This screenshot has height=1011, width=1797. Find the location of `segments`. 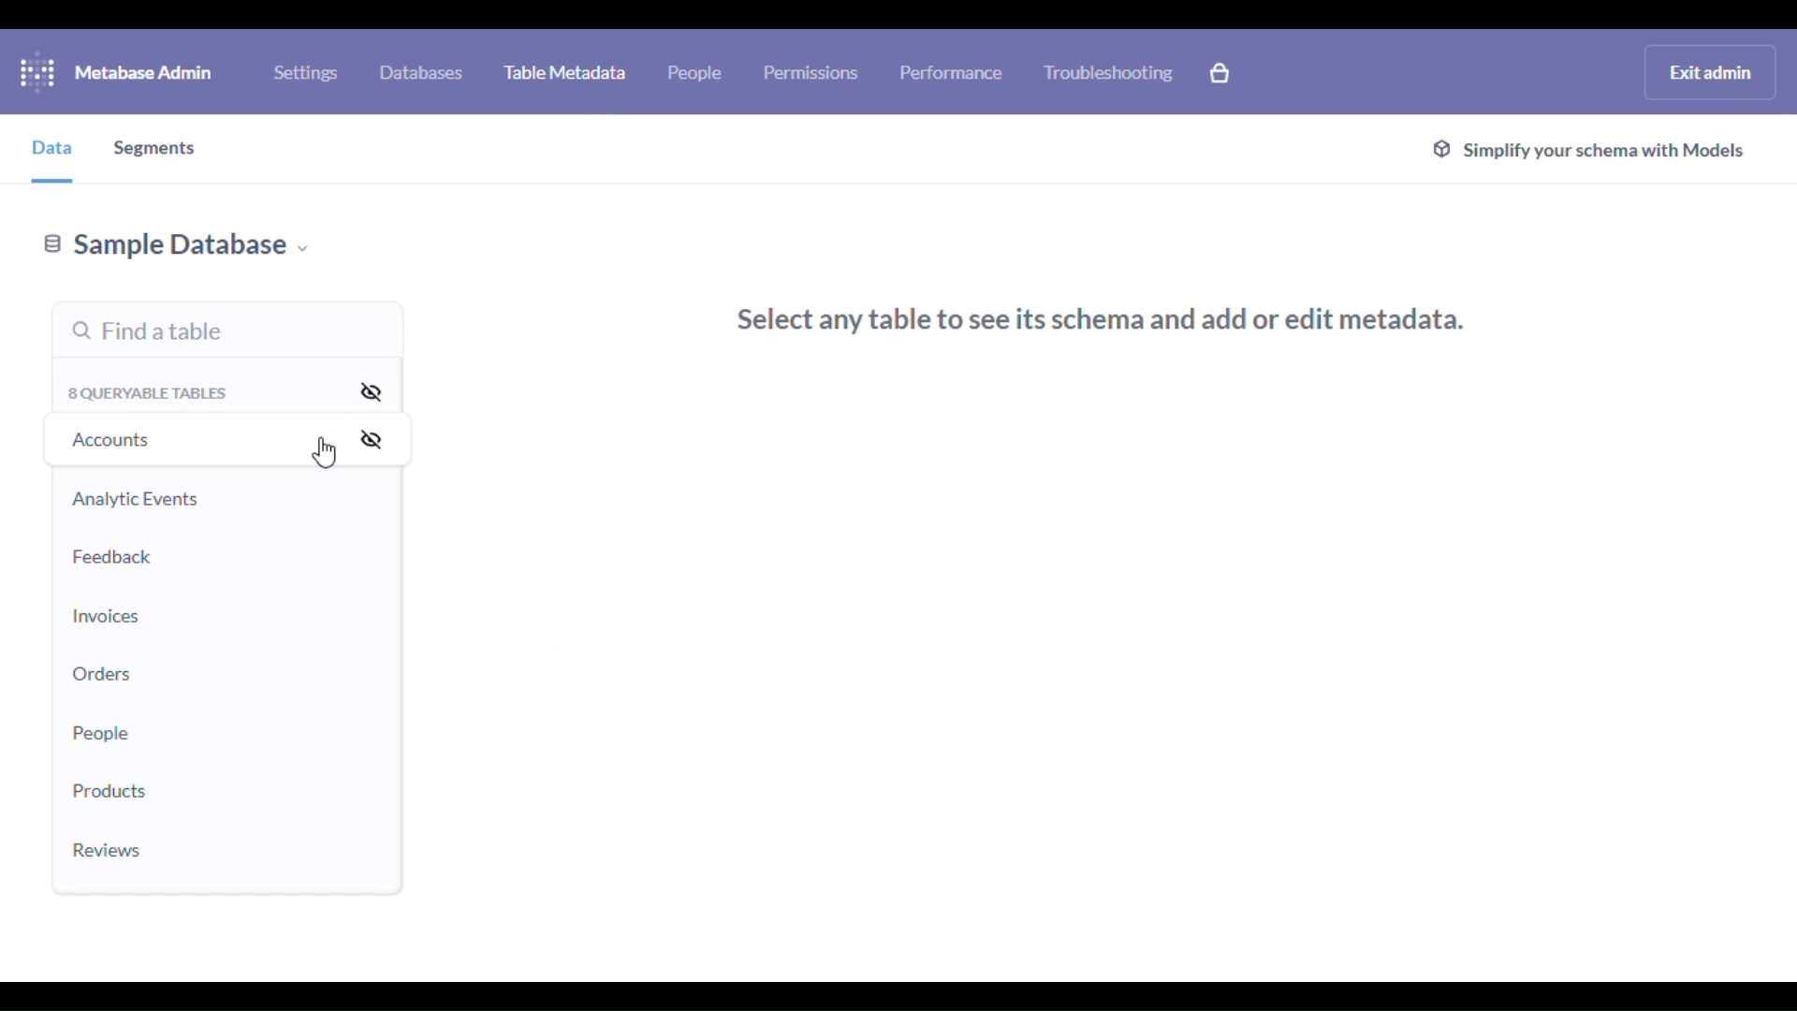

segments is located at coordinates (156, 151).